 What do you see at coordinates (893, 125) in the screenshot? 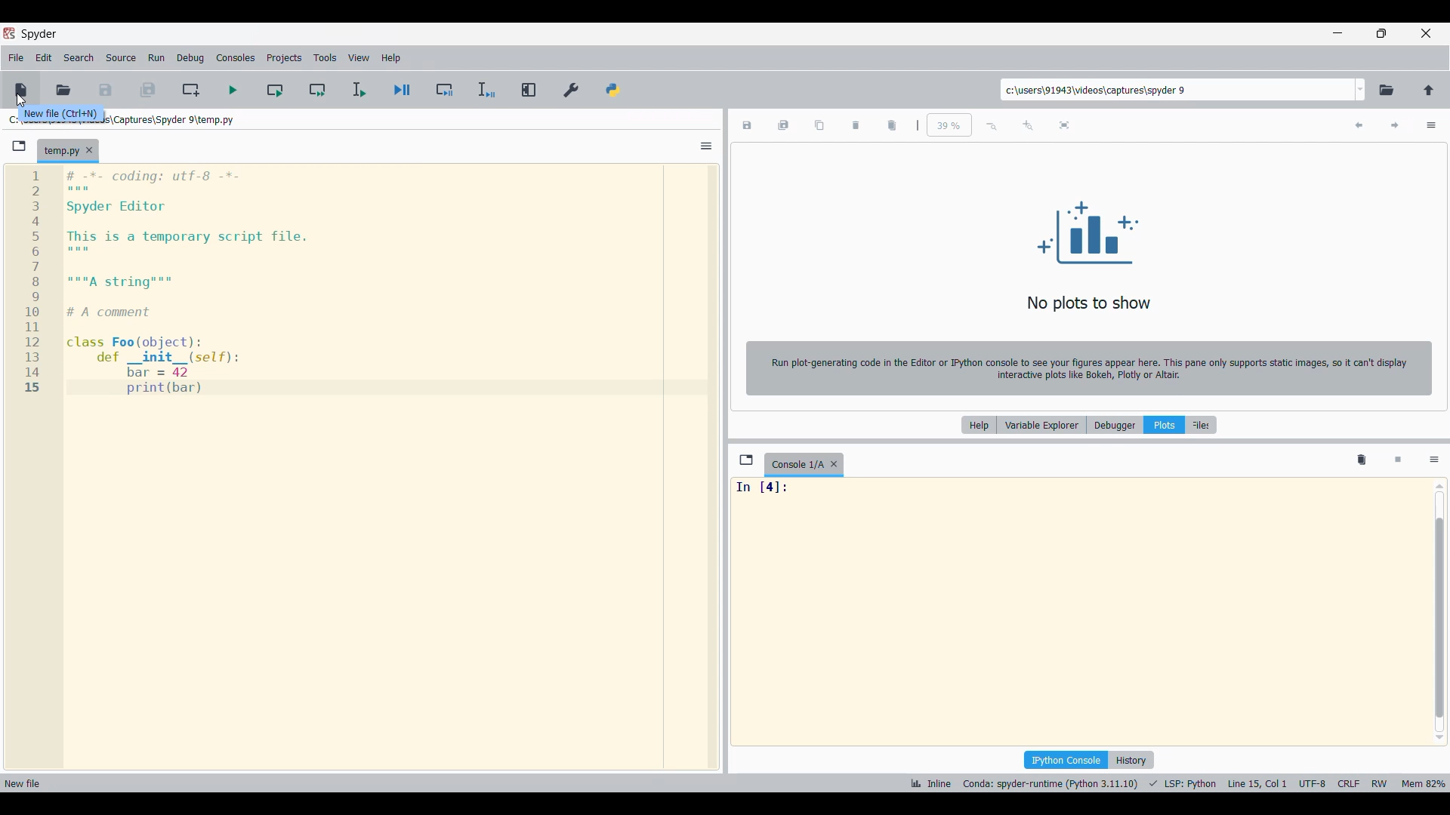
I see `Delete all plots` at bounding box center [893, 125].